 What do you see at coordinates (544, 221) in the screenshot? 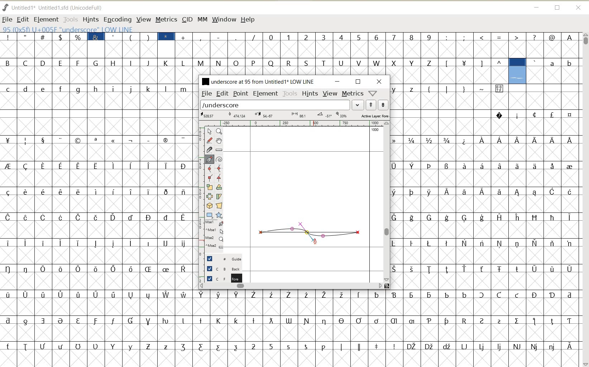
I see `GLYPHY CHARACTERS` at bounding box center [544, 221].